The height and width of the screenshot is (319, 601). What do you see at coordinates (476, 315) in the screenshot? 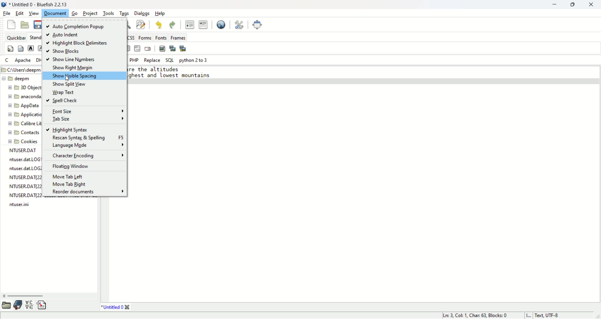
I see `ln, col, char, blocks` at bounding box center [476, 315].